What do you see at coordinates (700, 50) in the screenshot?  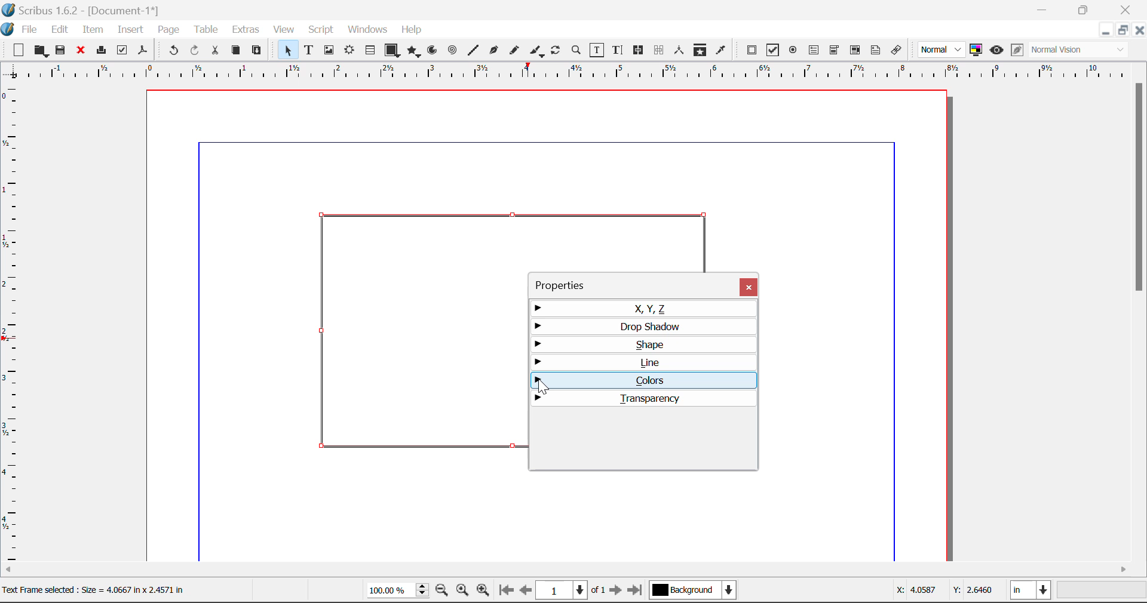 I see `Copy Item Properties` at bounding box center [700, 50].